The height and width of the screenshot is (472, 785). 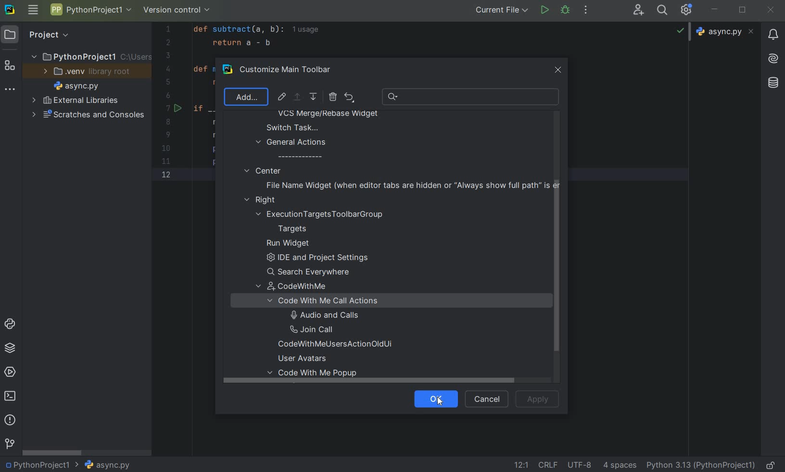 What do you see at coordinates (76, 101) in the screenshot?
I see `EXTERNAL LIBRARIES` at bounding box center [76, 101].